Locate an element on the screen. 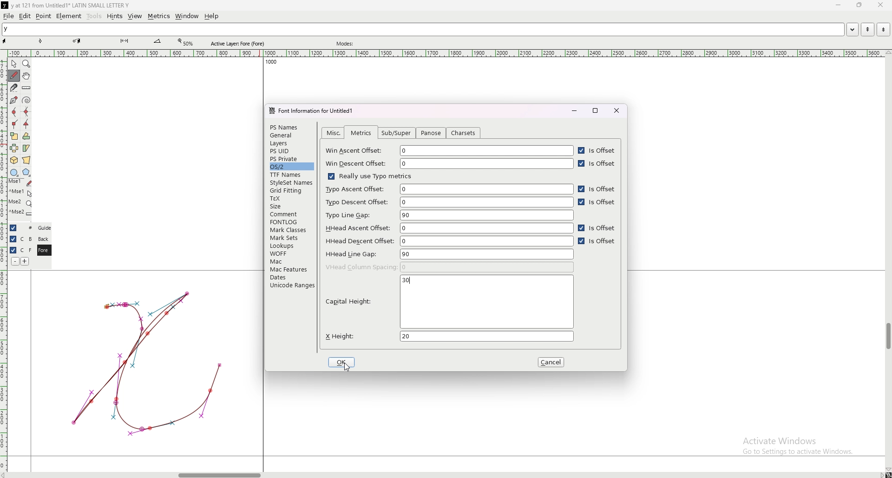 This screenshot has height=478, width=892. skew the selection is located at coordinates (26, 148).